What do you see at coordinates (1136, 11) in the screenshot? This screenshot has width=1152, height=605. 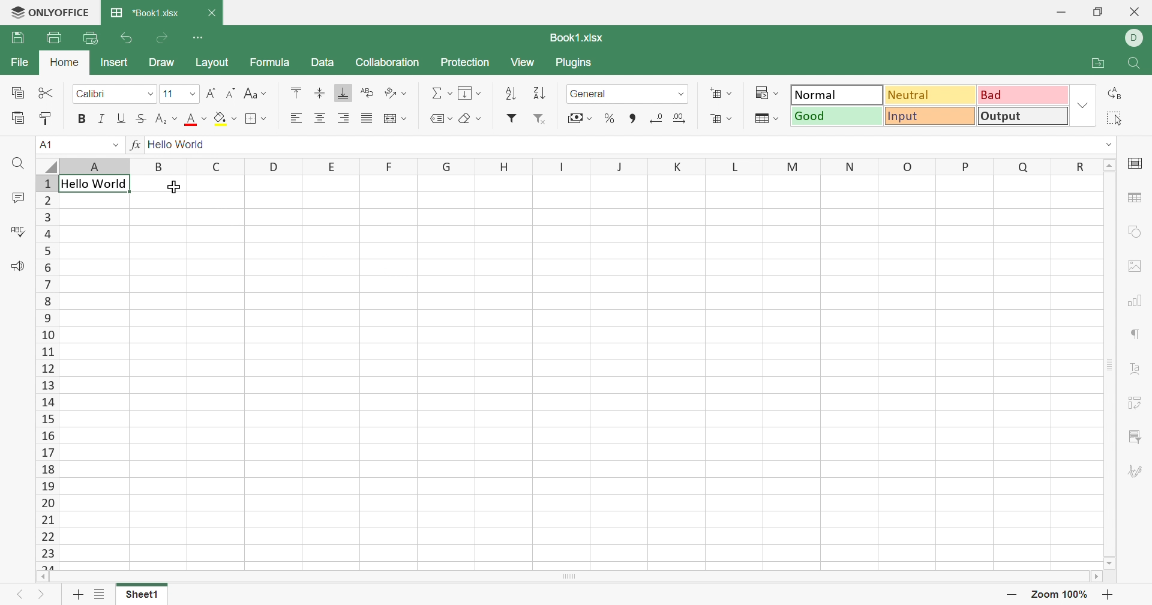 I see `Close` at bounding box center [1136, 11].